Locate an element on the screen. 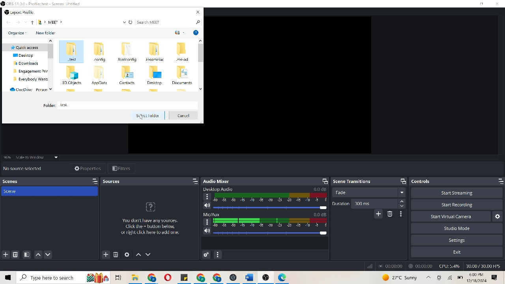 The width and height of the screenshot is (505, 284). CPU 3.8% is located at coordinates (451, 266).